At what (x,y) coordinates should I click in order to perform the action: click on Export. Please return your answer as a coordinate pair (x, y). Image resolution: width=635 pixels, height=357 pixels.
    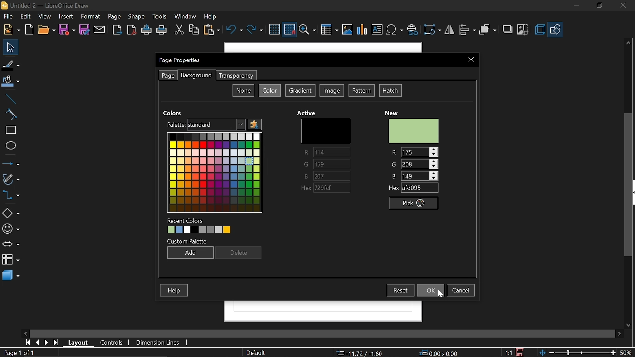
    Looking at the image, I should click on (118, 30).